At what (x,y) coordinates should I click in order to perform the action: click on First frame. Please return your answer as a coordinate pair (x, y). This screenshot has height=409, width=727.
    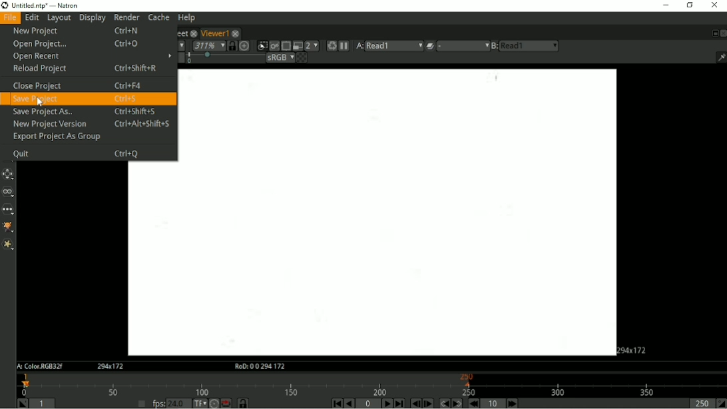
    Looking at the image, I should click on (336, 404).